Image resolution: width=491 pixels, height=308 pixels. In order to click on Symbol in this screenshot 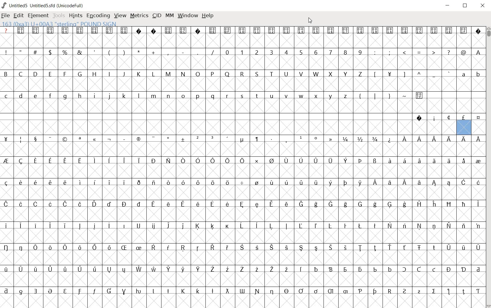, I will do `click(464, 139)`.